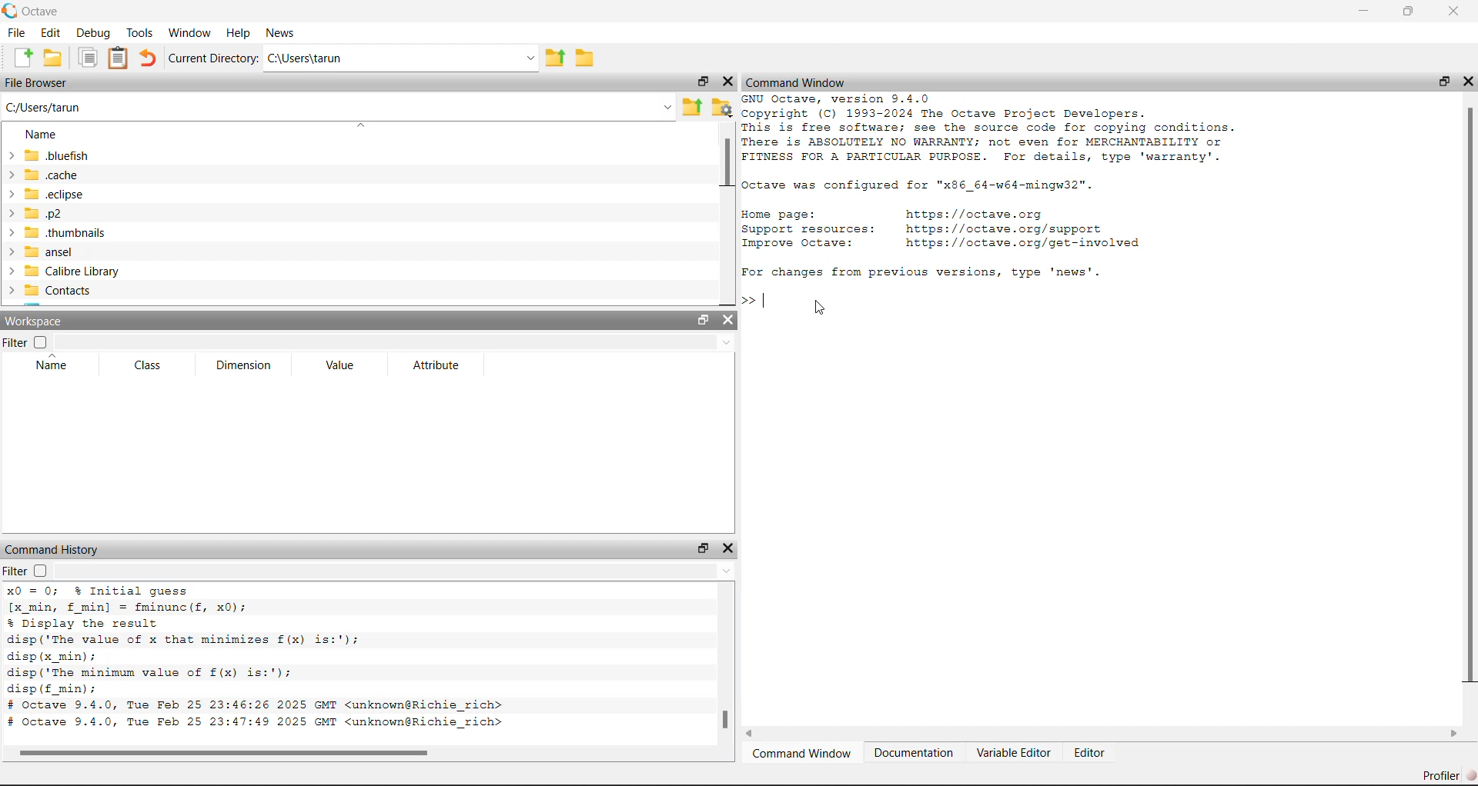 This screenshot has height=786, width=1478. What do you see at coordinates (587, 57) in the screenshot?
I see `Browse directories` at bounding box center [587, 57].